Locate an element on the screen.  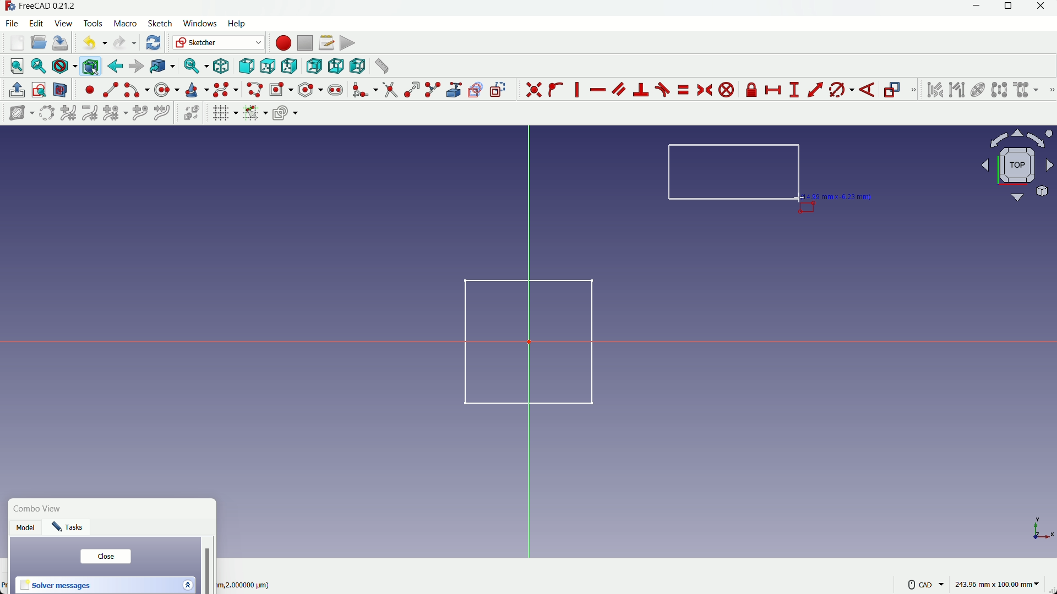
view menu is located at coordinates (65, 24).